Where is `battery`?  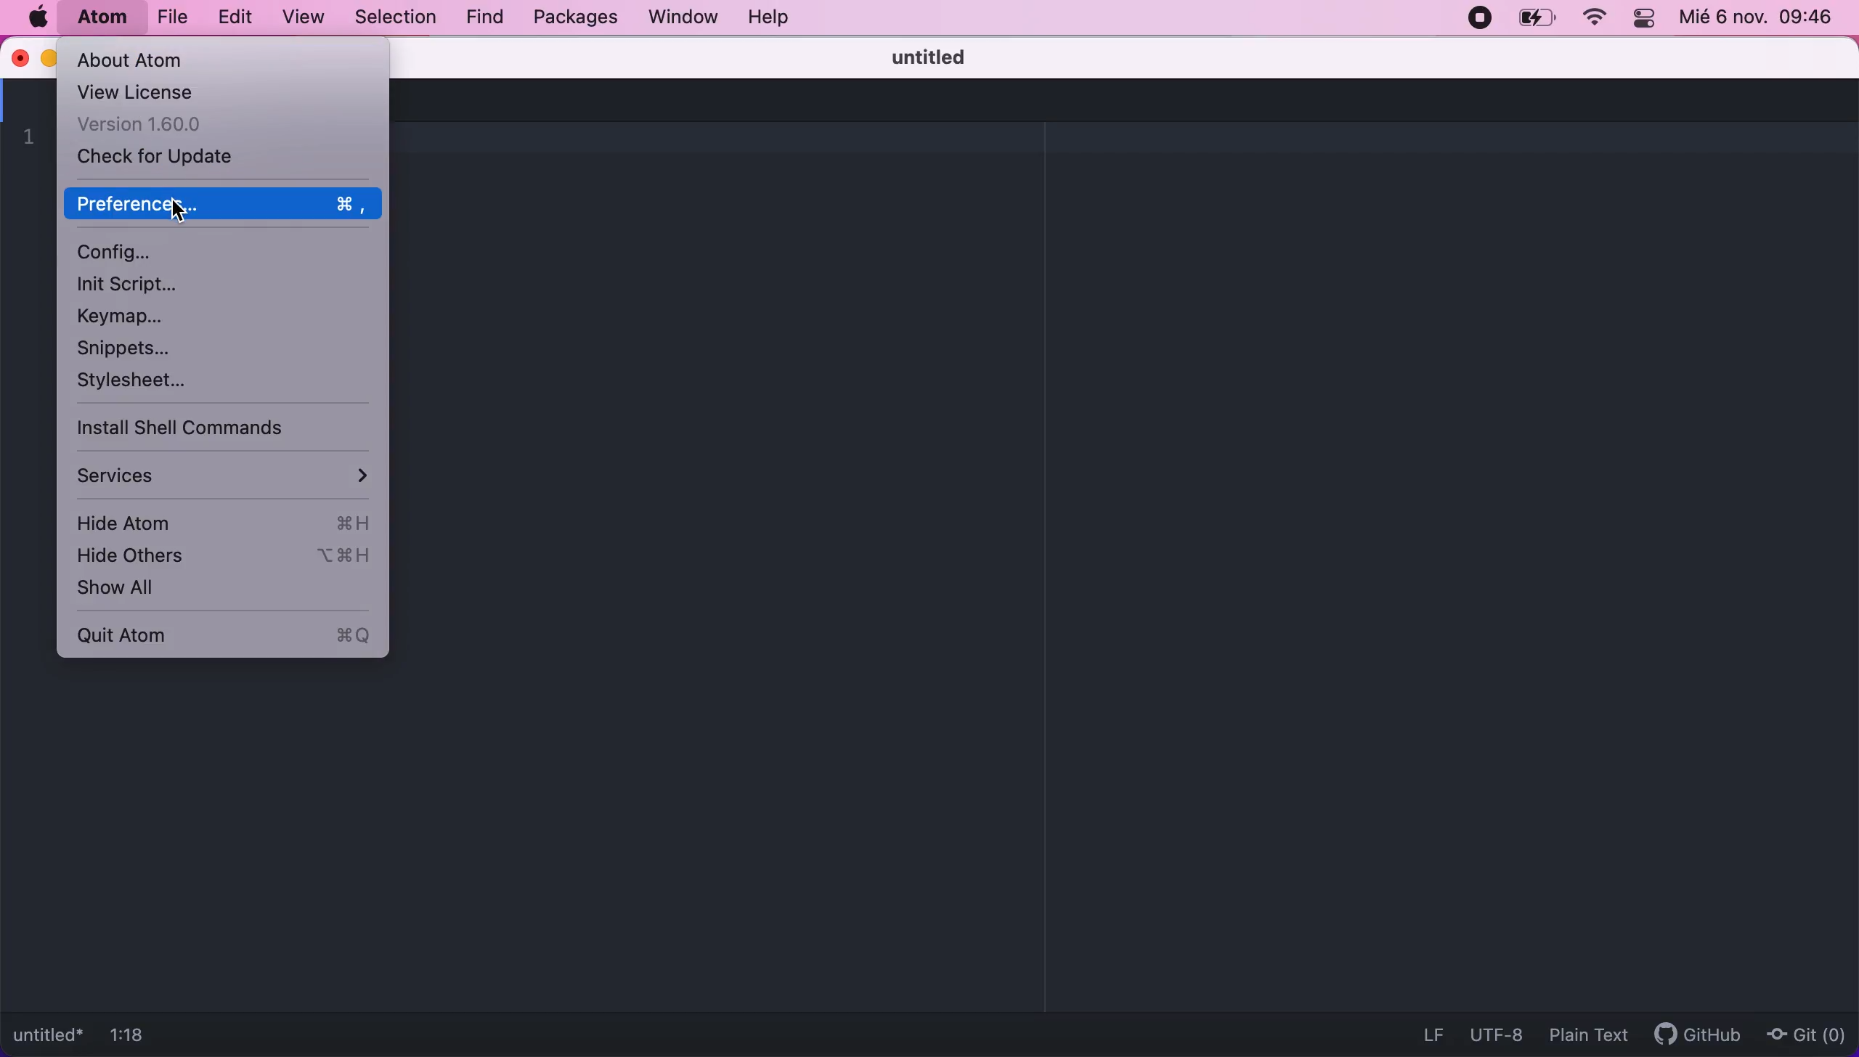
battery is located at coordinates (1538, 18).